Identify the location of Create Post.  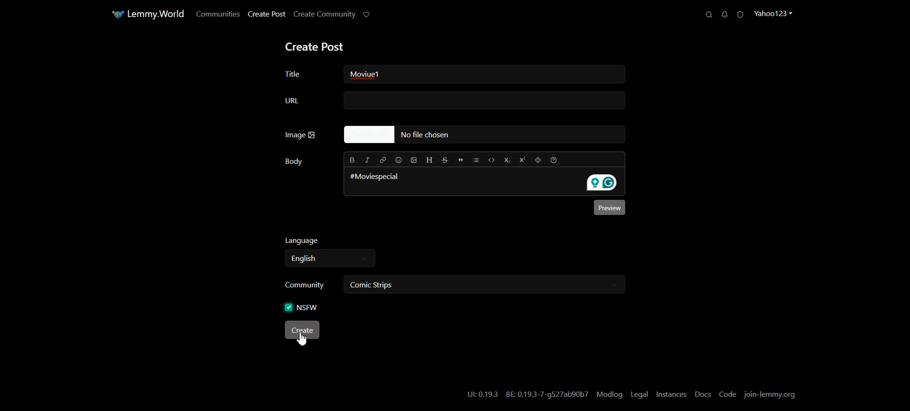
(316, 46).